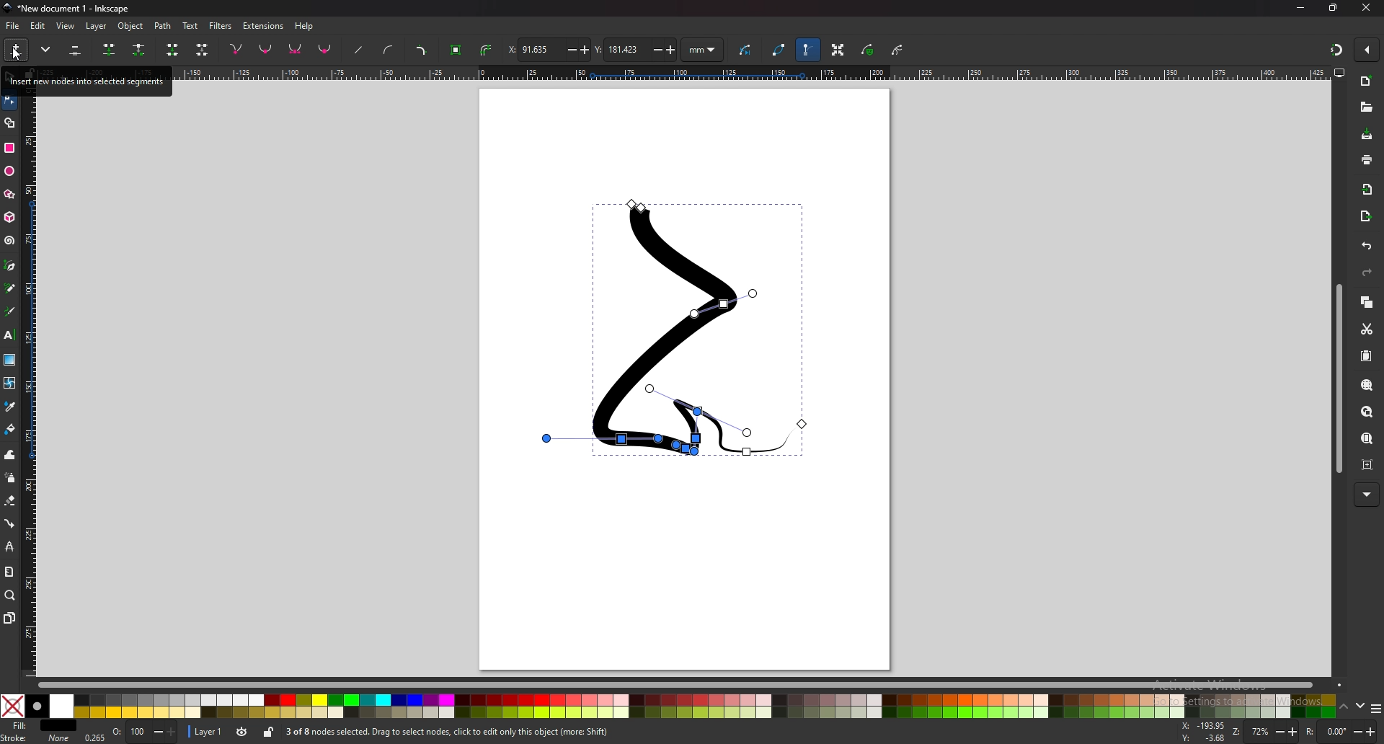  Describe the element at coordinates (750, 72) in the screenshot. I see `horizontal scale` at that location.